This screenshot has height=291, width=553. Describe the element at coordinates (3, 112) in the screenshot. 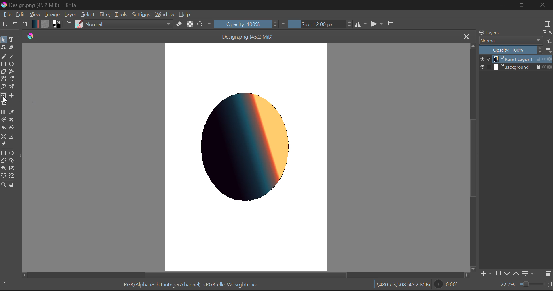

I see `Gradient Fill` at that location.